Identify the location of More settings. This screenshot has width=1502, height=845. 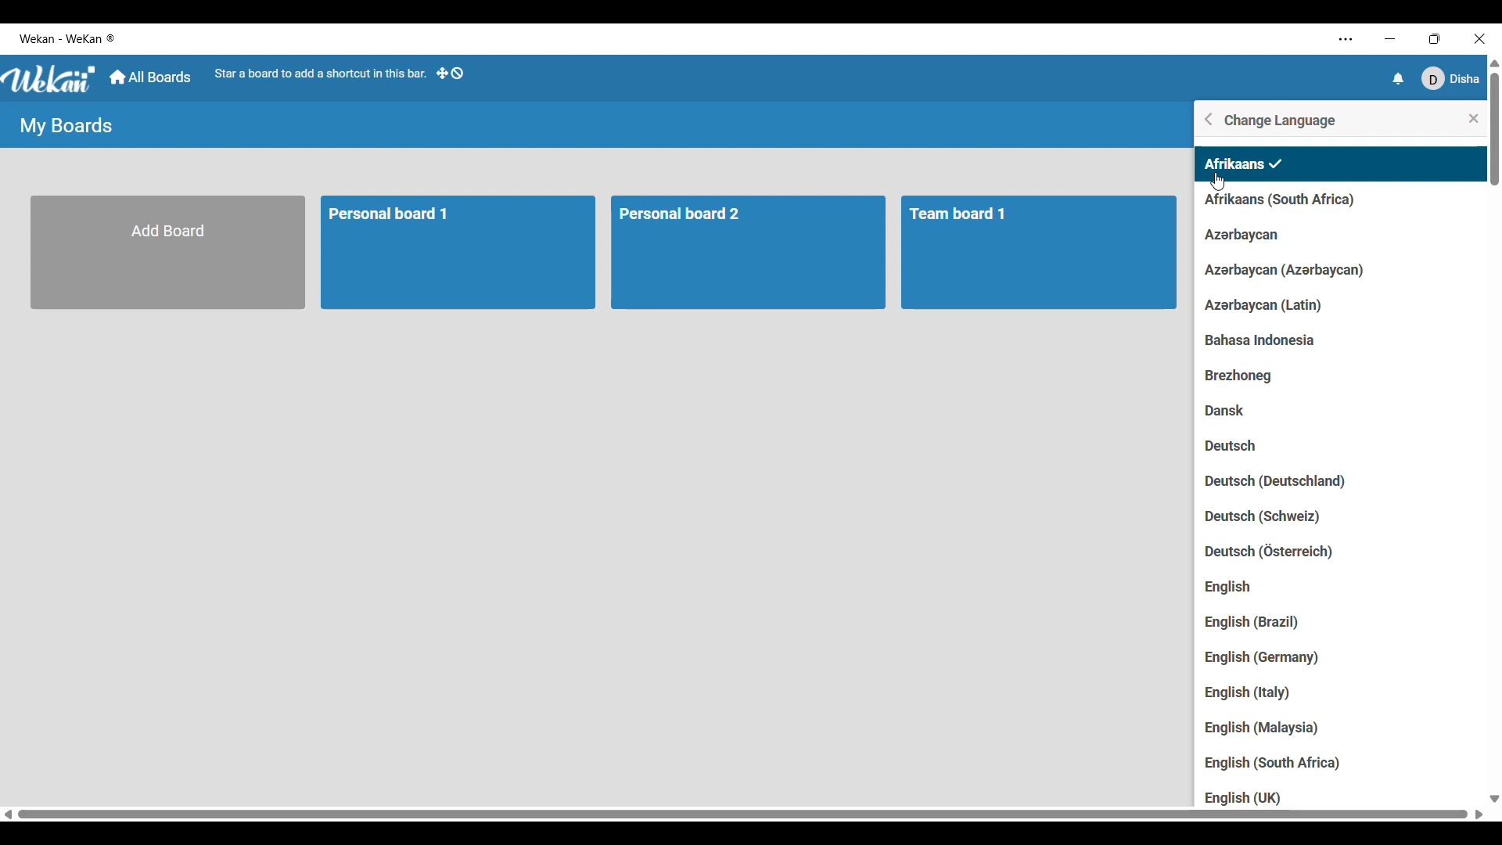
(1346, 40).